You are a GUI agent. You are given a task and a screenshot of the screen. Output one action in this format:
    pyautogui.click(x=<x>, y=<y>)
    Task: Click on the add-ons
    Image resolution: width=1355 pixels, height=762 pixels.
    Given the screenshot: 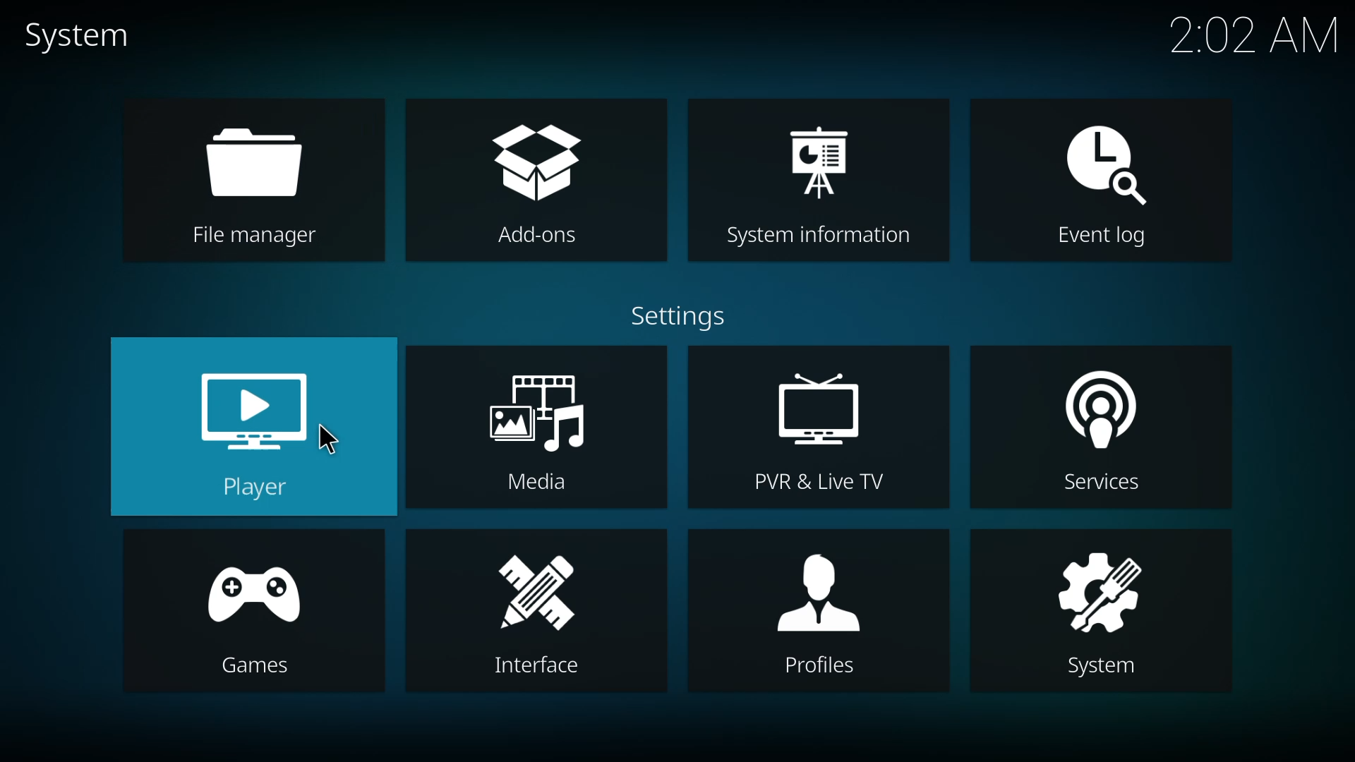 What is the action you would take?
    pyautogui.click(x=534, y=183)
    